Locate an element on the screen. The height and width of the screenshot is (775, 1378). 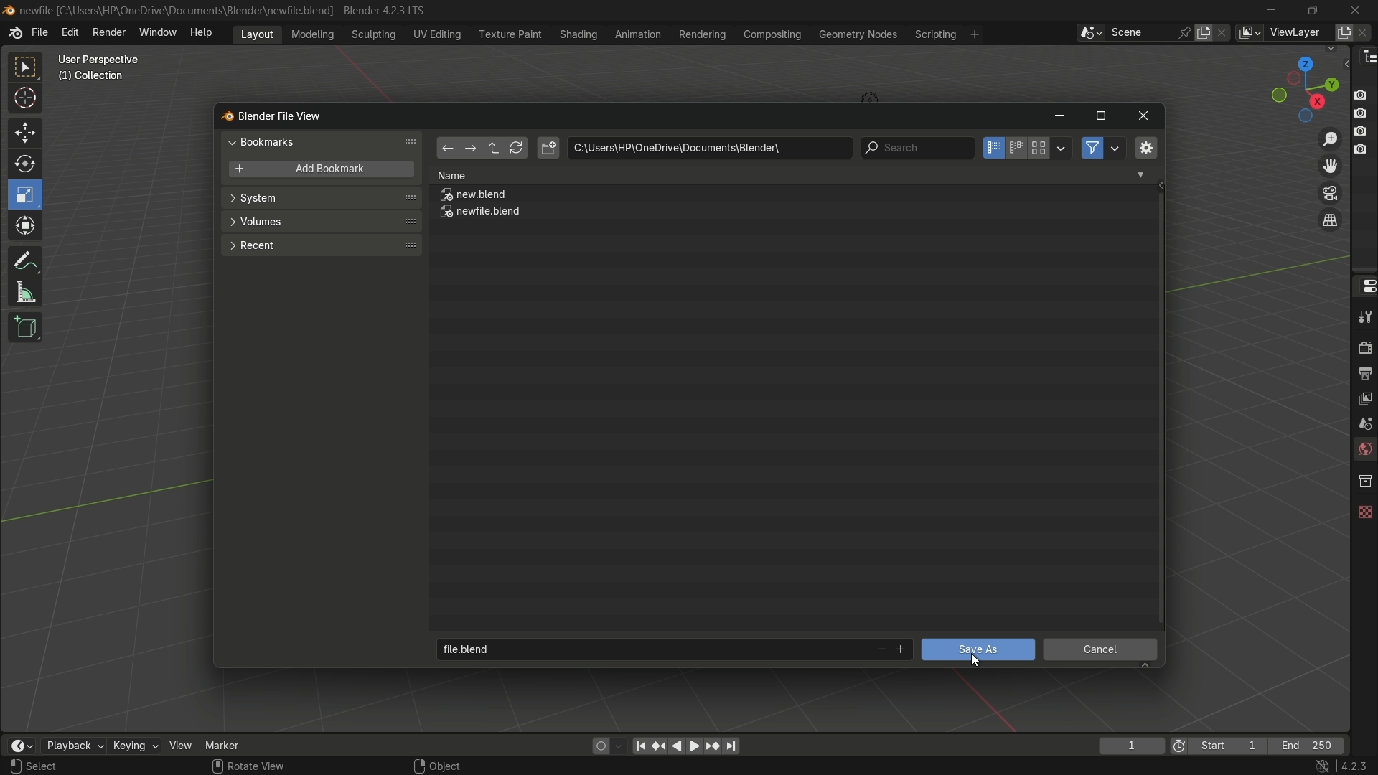
tools is located at coordinates (1364, 316).